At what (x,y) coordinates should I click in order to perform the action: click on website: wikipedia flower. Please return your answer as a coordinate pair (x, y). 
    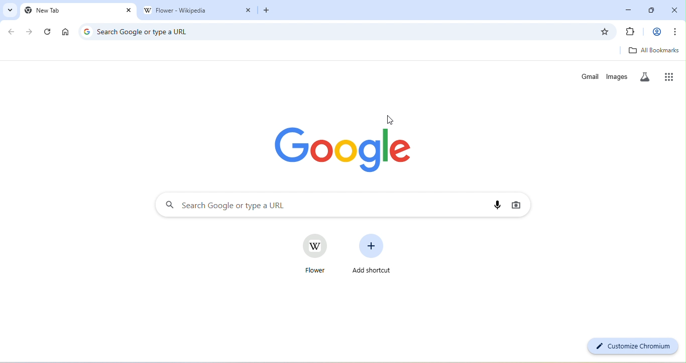
    Looking at the image, I should click on (312, 254).